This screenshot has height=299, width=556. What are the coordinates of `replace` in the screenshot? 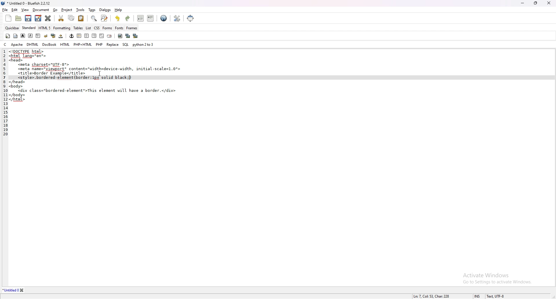 It's located at (113, 45).